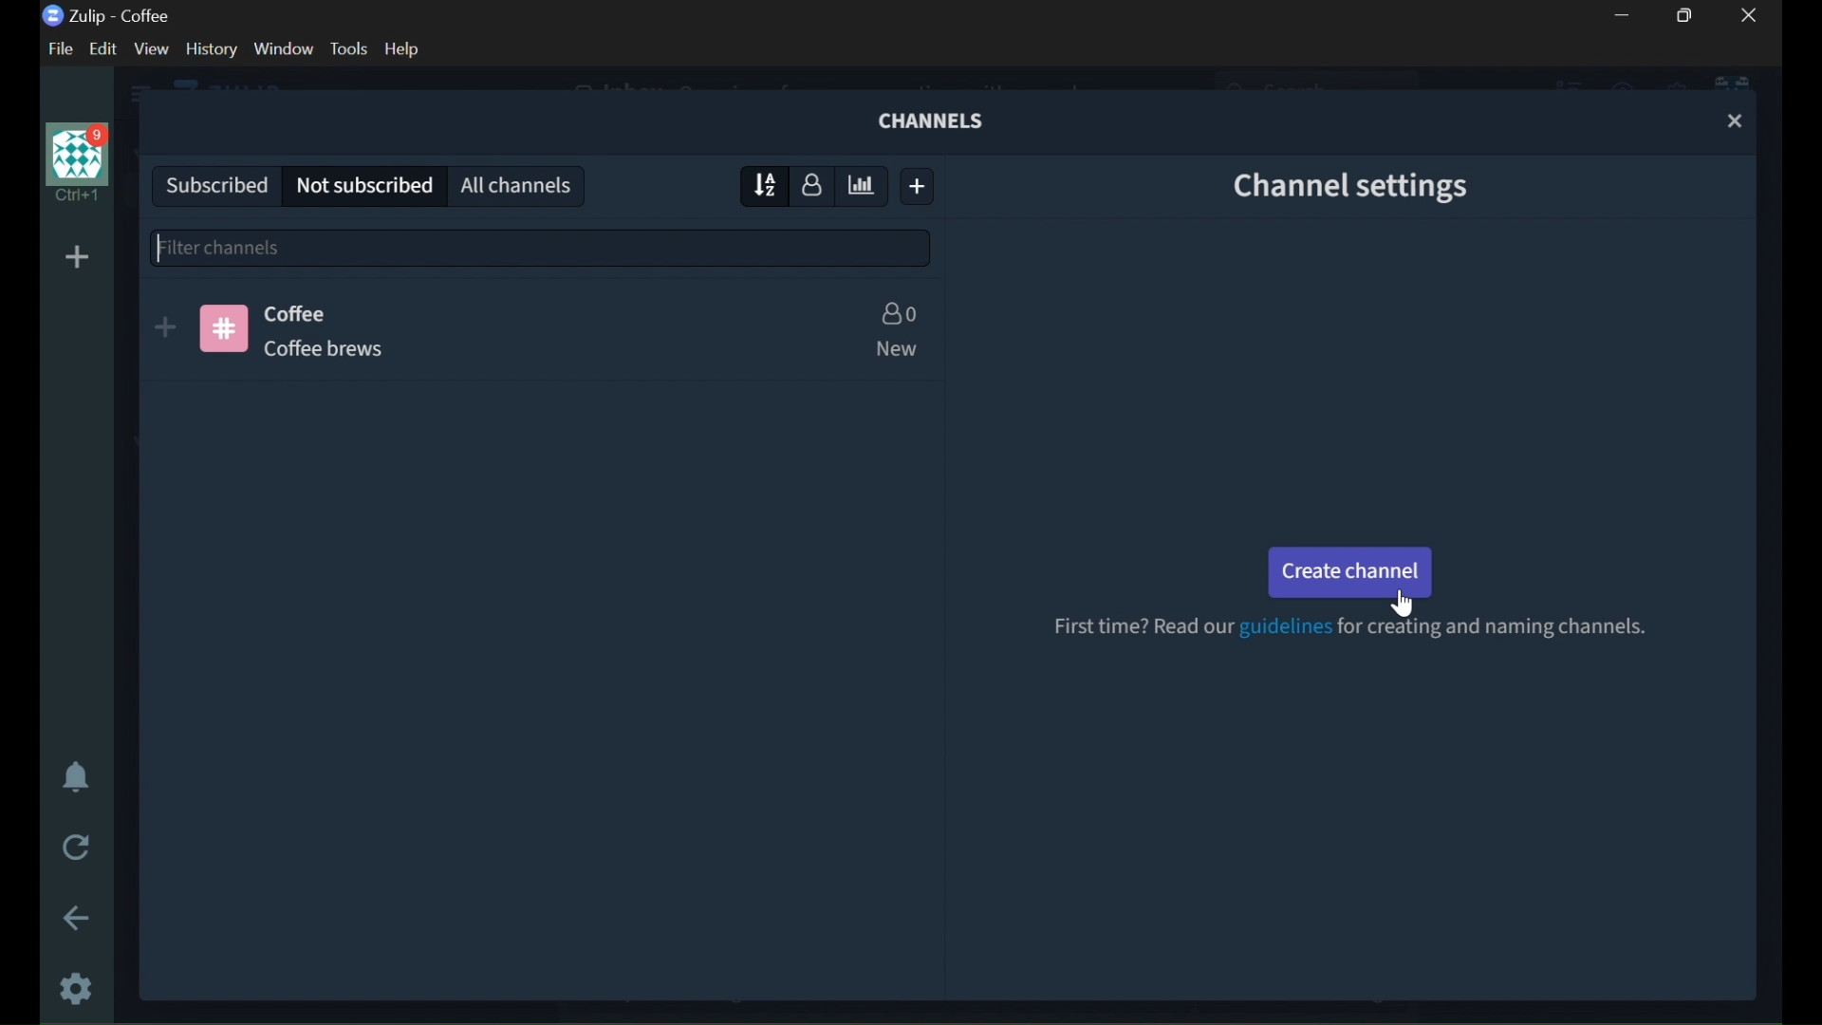 The width and height of the screenshot is (1822, 1025). Describe the element at coordinates (1133, 626) in the screenshot. I see `FIRST TIME? READ OUR` at that location.